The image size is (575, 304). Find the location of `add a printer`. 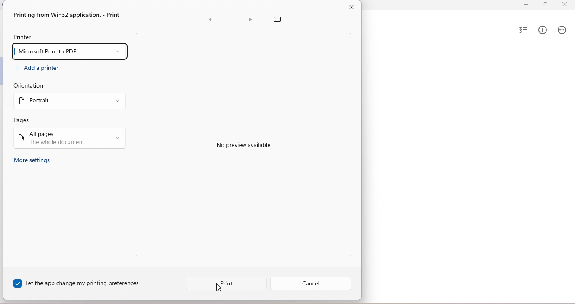

add a printer is located at coordinates (37, 68).